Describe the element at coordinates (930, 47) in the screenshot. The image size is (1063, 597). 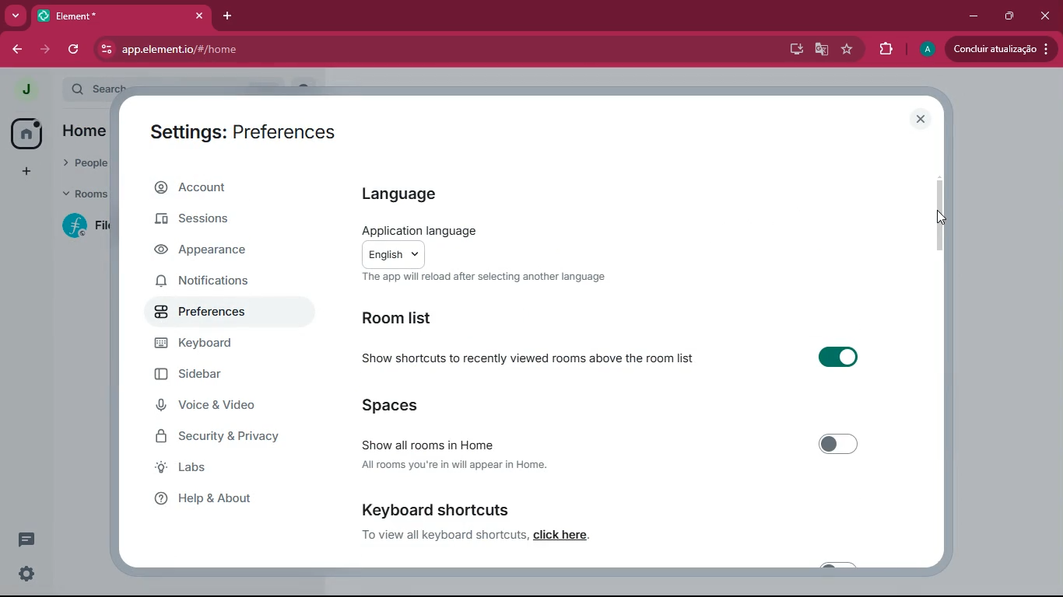
I see `profile picture` at that location.